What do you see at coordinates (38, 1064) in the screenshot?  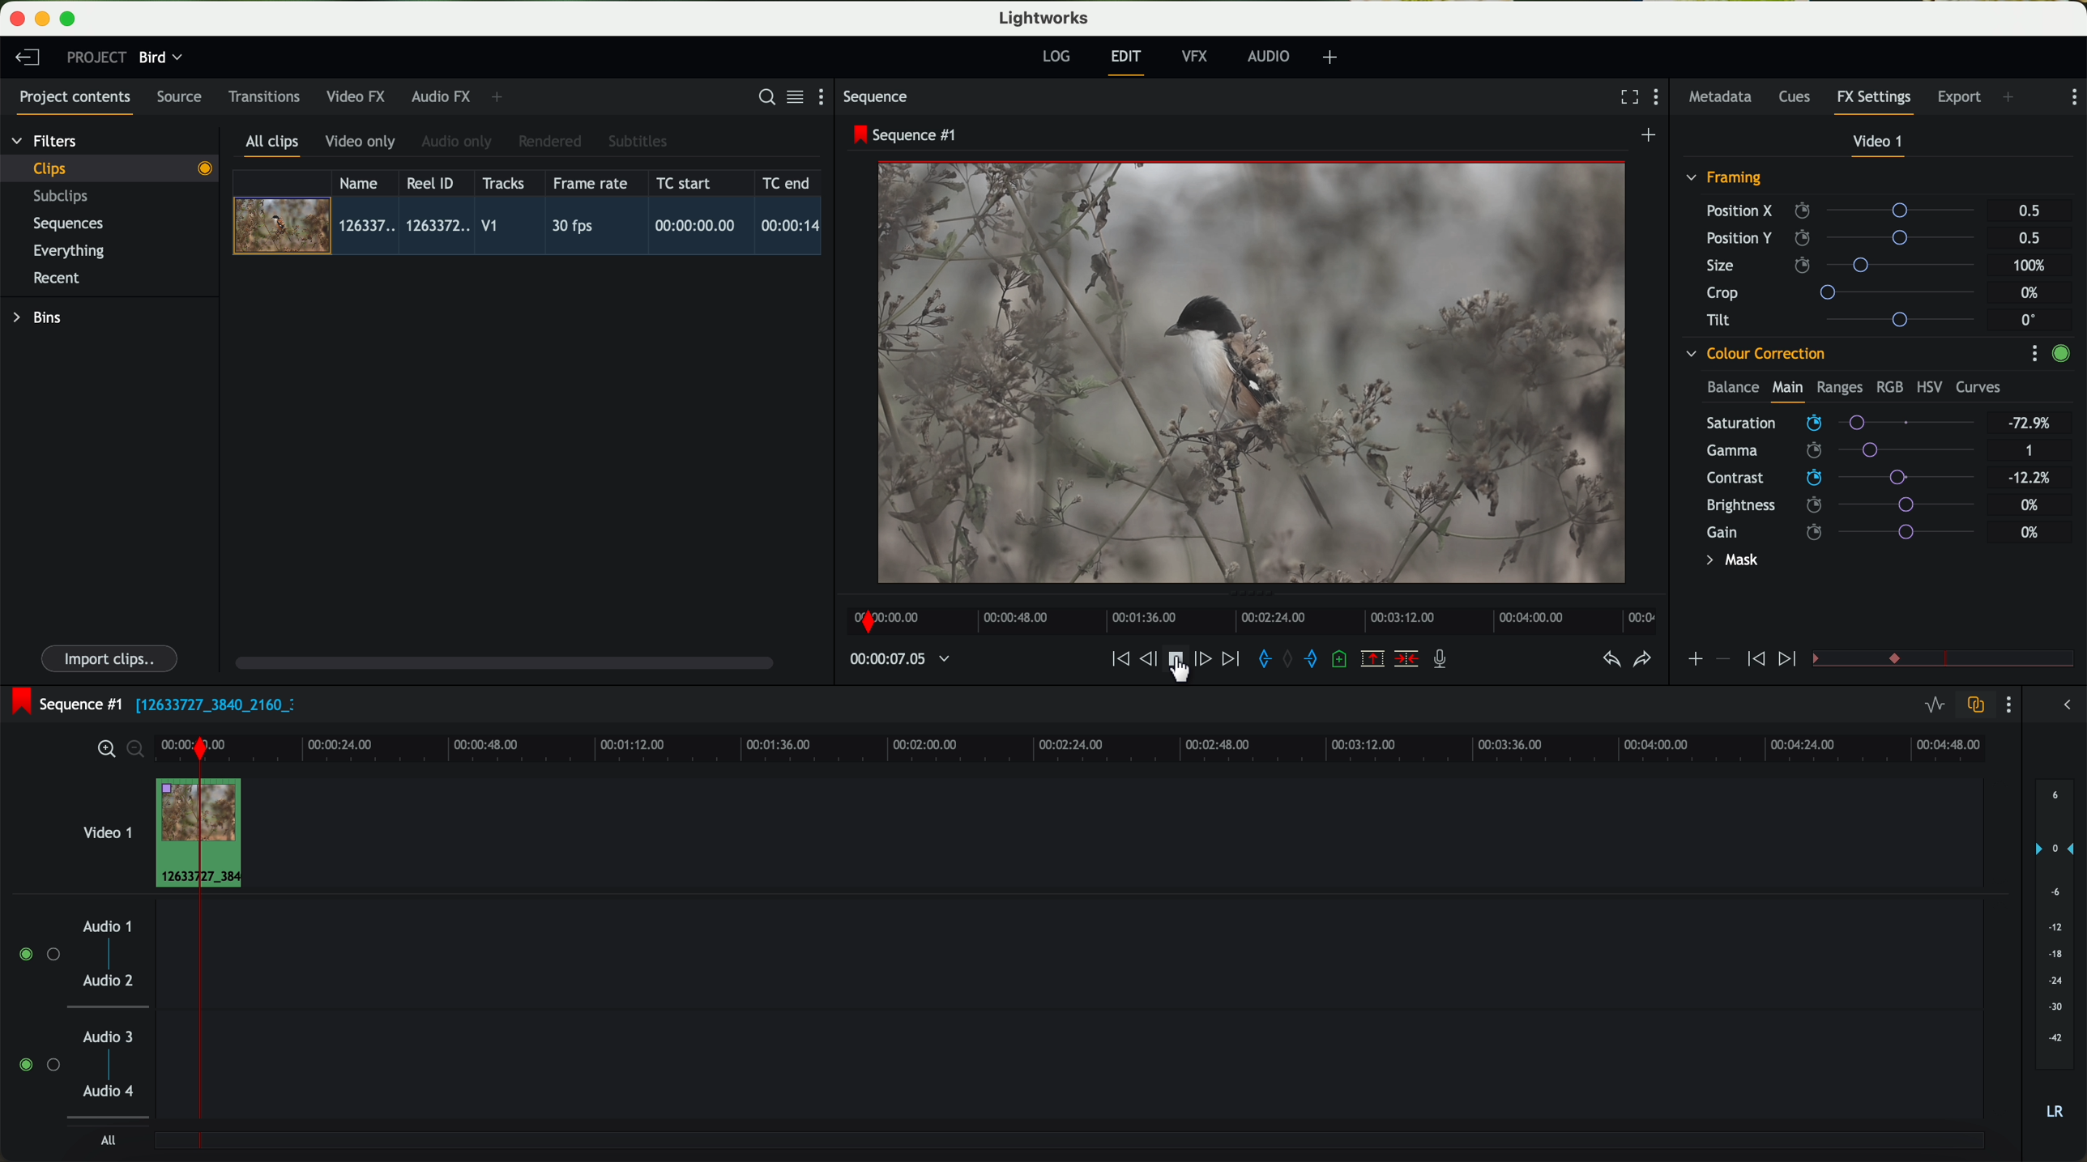 I see `enable audio` at bounding box center [38, 1064].